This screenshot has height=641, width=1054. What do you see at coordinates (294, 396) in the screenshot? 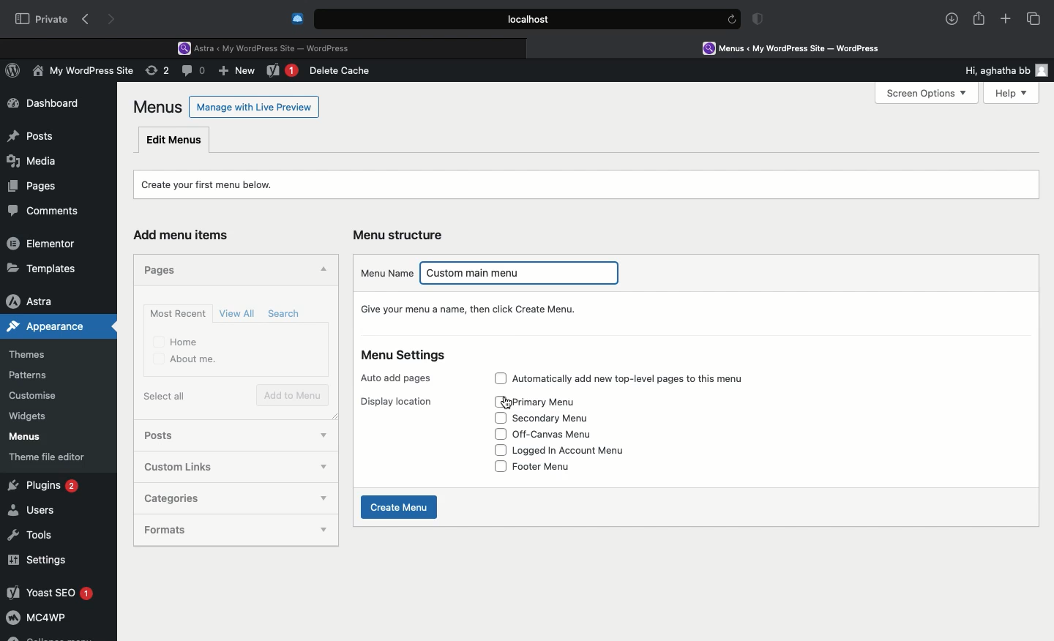
I see `Add to menu` at bounding box center [294, 396].